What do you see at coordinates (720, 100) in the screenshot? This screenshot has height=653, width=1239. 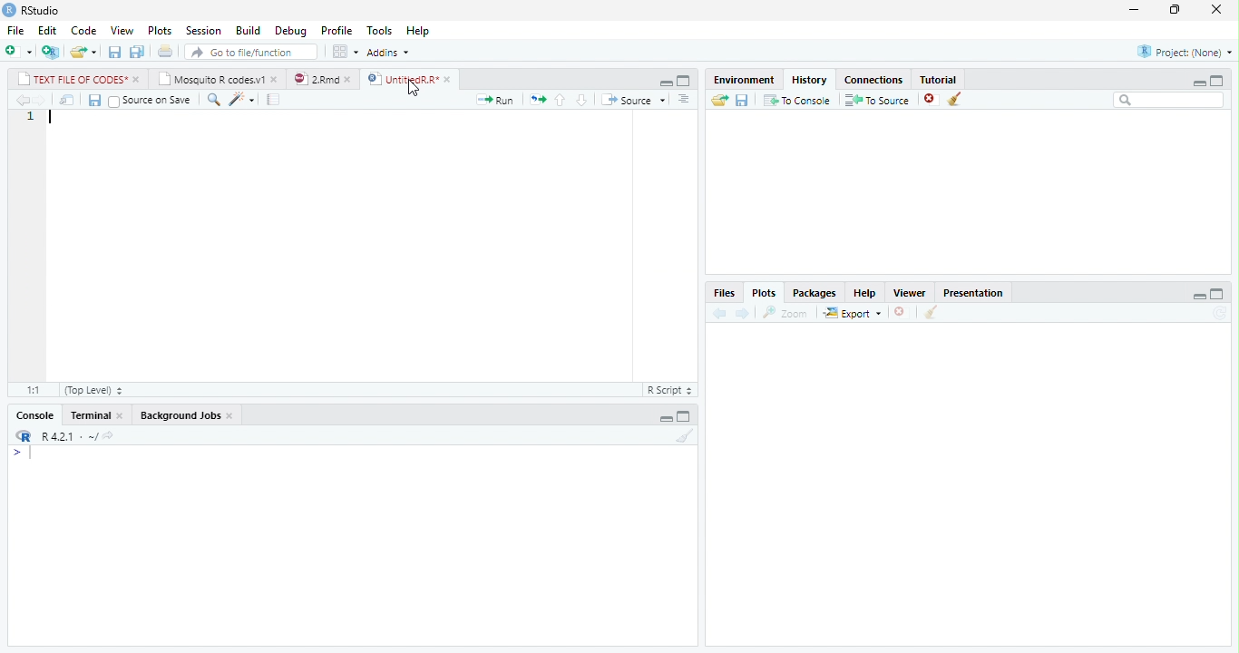 I see `open folder` at bounding box center [720, 100].